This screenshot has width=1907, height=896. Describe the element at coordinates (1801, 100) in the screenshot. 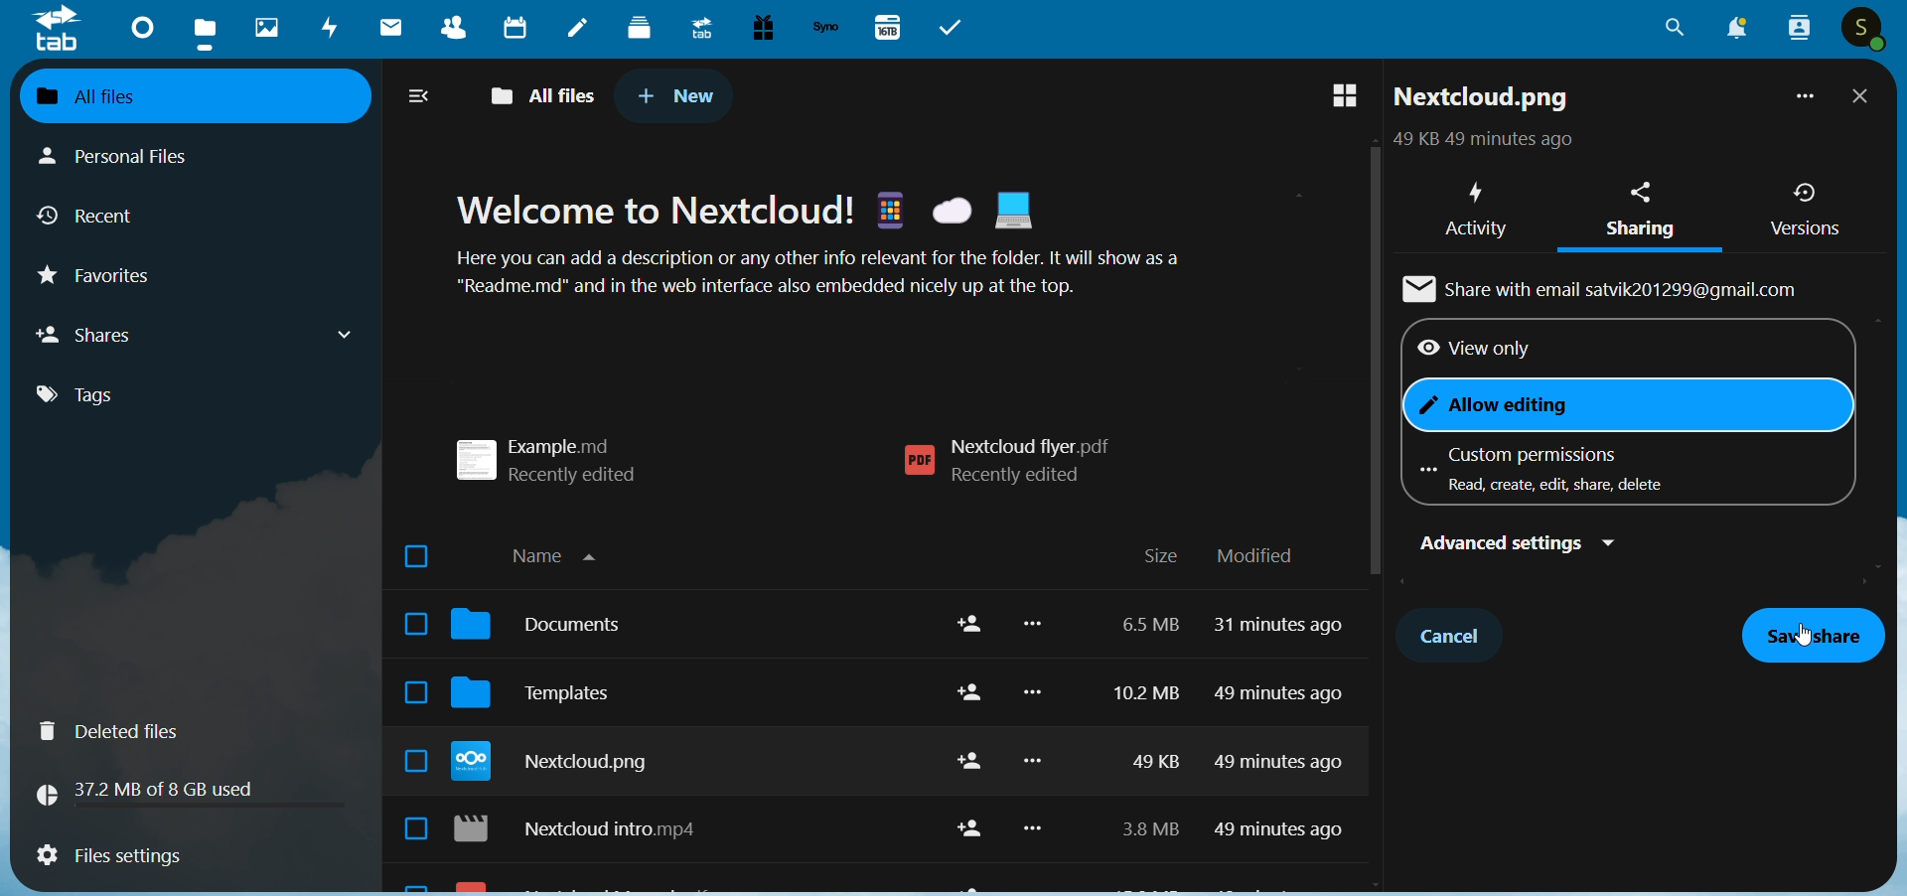

I see `more` at that location.